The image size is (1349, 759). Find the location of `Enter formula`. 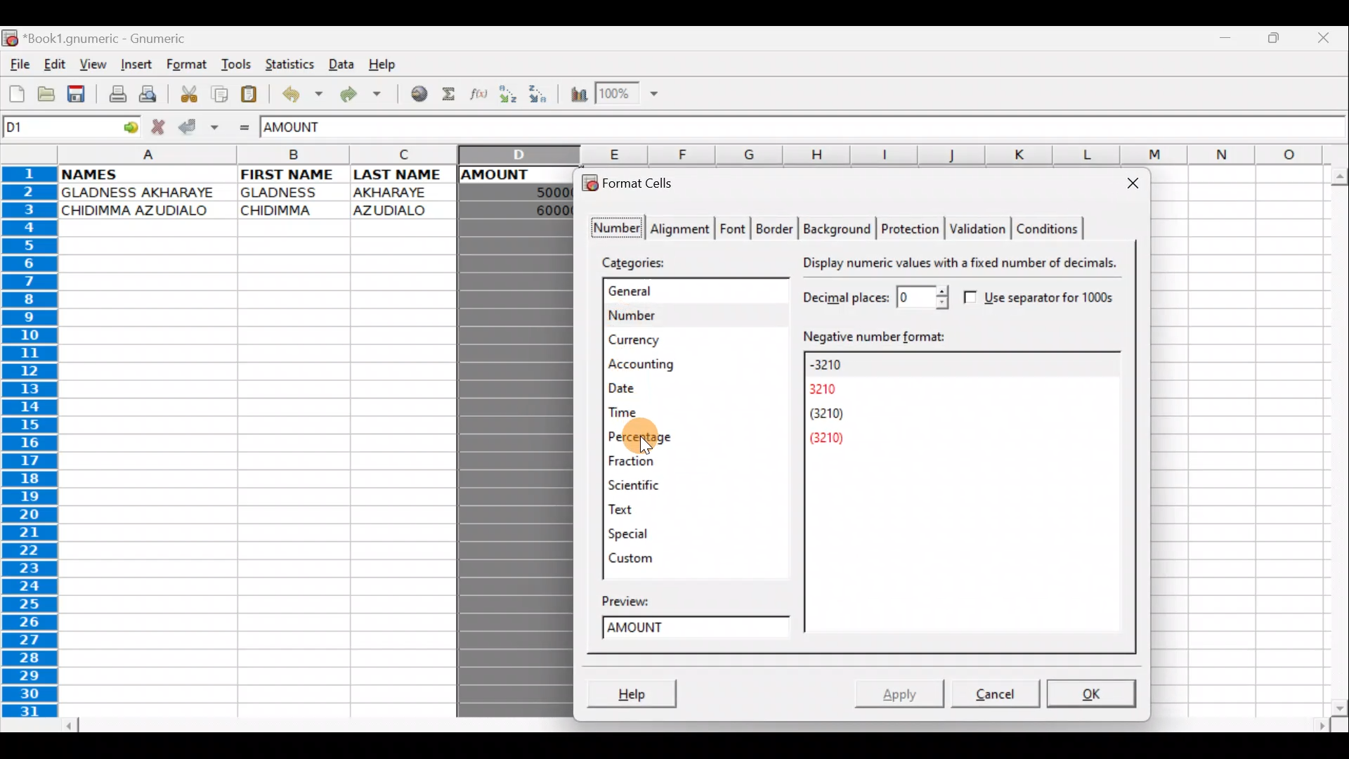

Enter formula is located at coordinates (245, 127).